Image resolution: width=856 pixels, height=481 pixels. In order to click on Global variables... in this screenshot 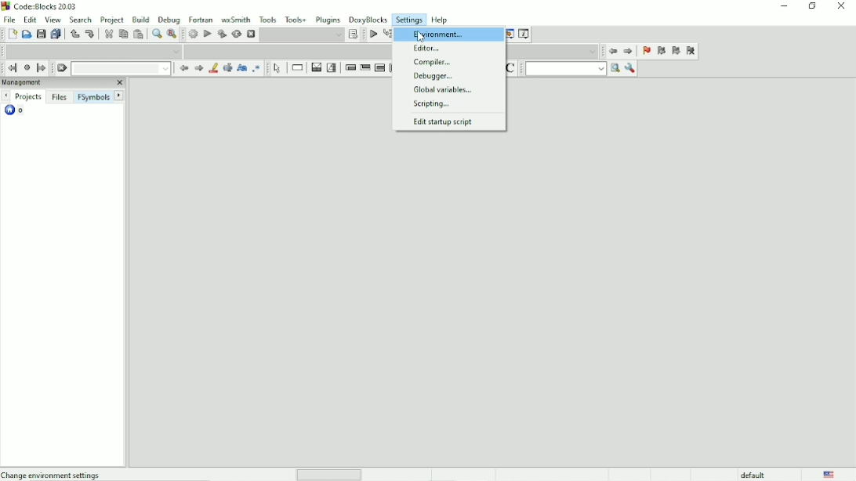, I will do `click(439, 89)`.